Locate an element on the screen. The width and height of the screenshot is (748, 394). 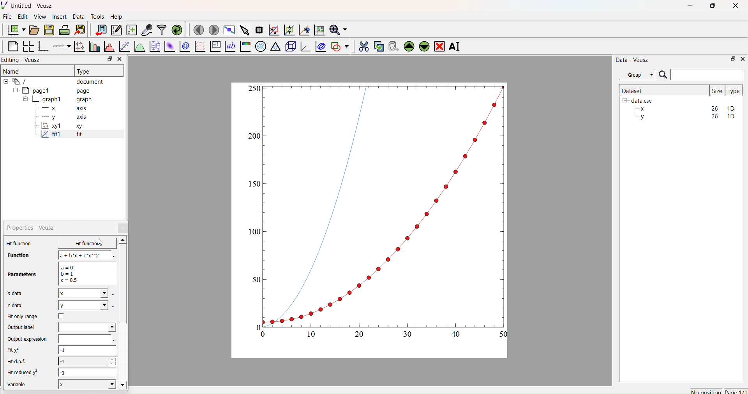
3d scene is located at coordinates (289, 45).